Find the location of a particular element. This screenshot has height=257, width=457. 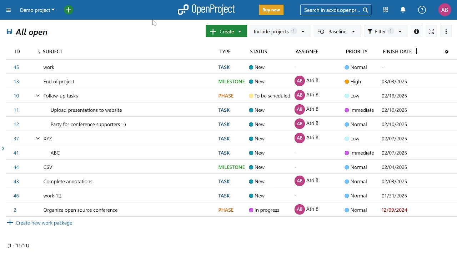

notification center is located at coordinates (403, 10).